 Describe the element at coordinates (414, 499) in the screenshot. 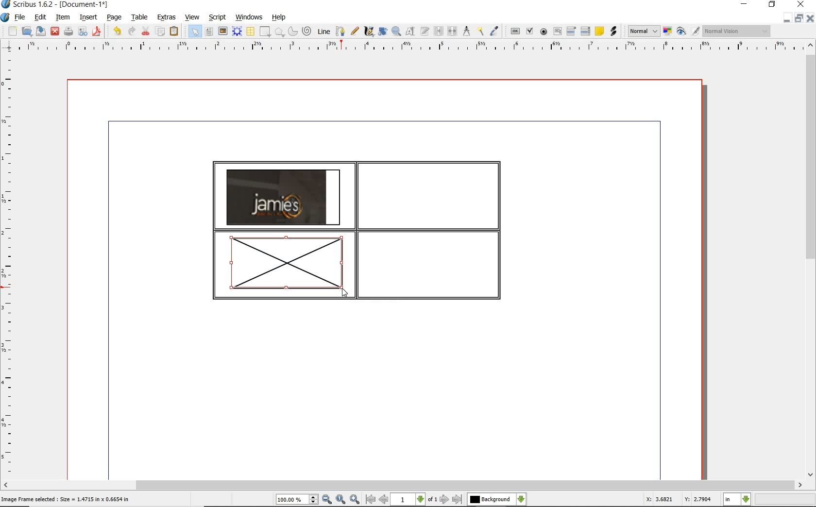

I see `select current page level` at that location.